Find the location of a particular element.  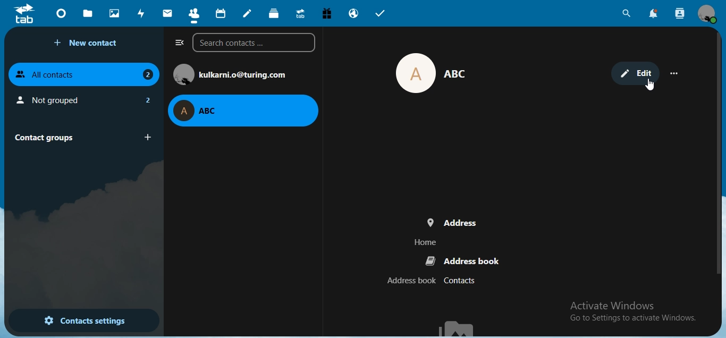

email hosting is located at coordinates (353, 14).